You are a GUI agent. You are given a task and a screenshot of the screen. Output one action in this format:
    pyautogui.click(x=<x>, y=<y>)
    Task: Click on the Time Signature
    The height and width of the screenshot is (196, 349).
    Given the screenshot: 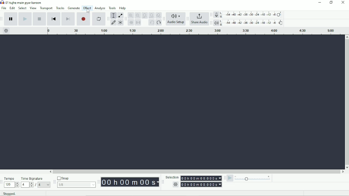 What is the action you would take?
    pyautogui.click(x=35, y=182)
    